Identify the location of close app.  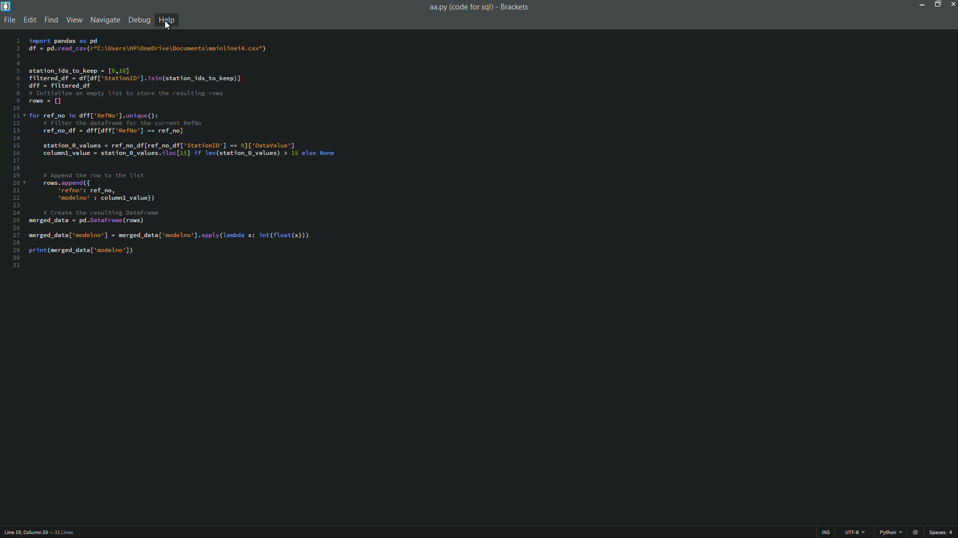
(952, 5).